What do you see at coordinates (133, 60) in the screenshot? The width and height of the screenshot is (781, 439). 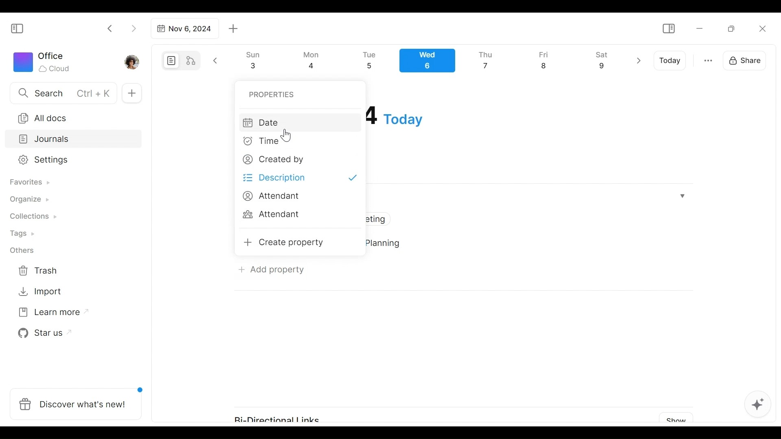 I see `Profile photo` at bounding box center [133, 60].